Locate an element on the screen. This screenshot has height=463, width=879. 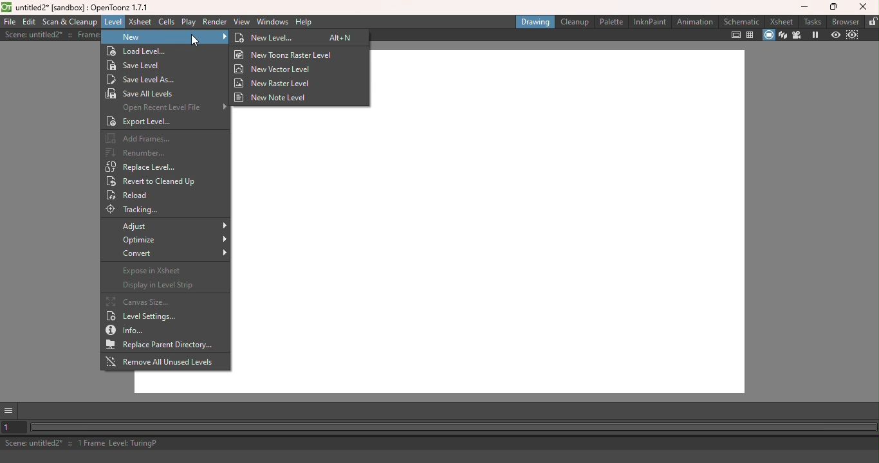
Scan & Cleanup is located at coordinates (69, 23).